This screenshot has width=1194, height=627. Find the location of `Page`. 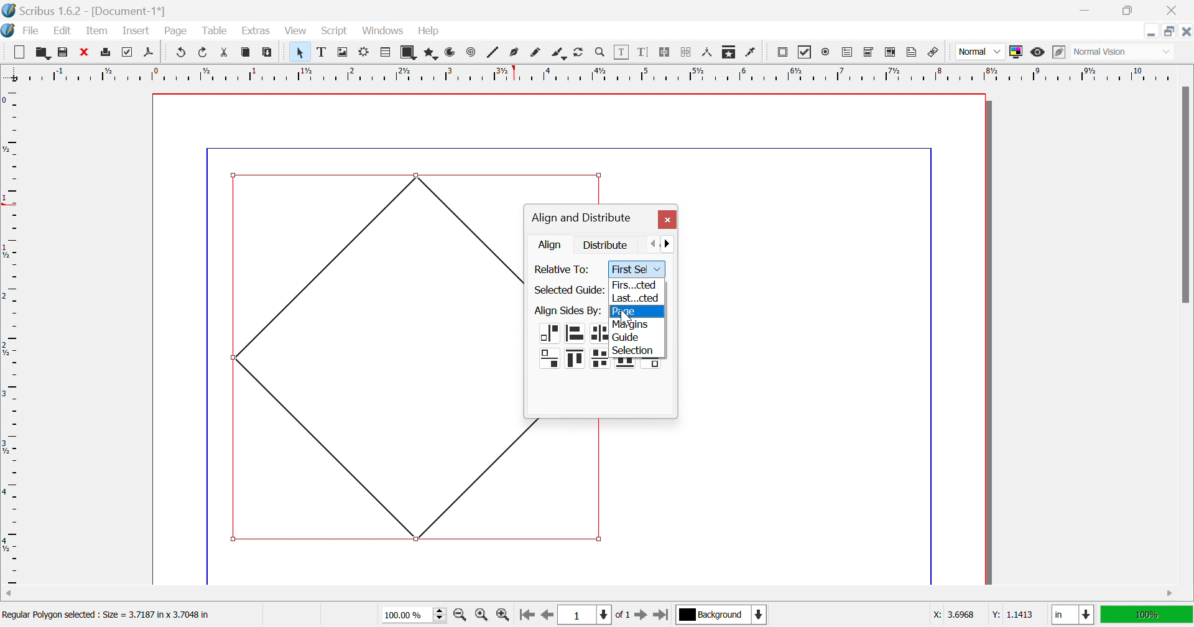

Page is located at coordinates (175, 31).